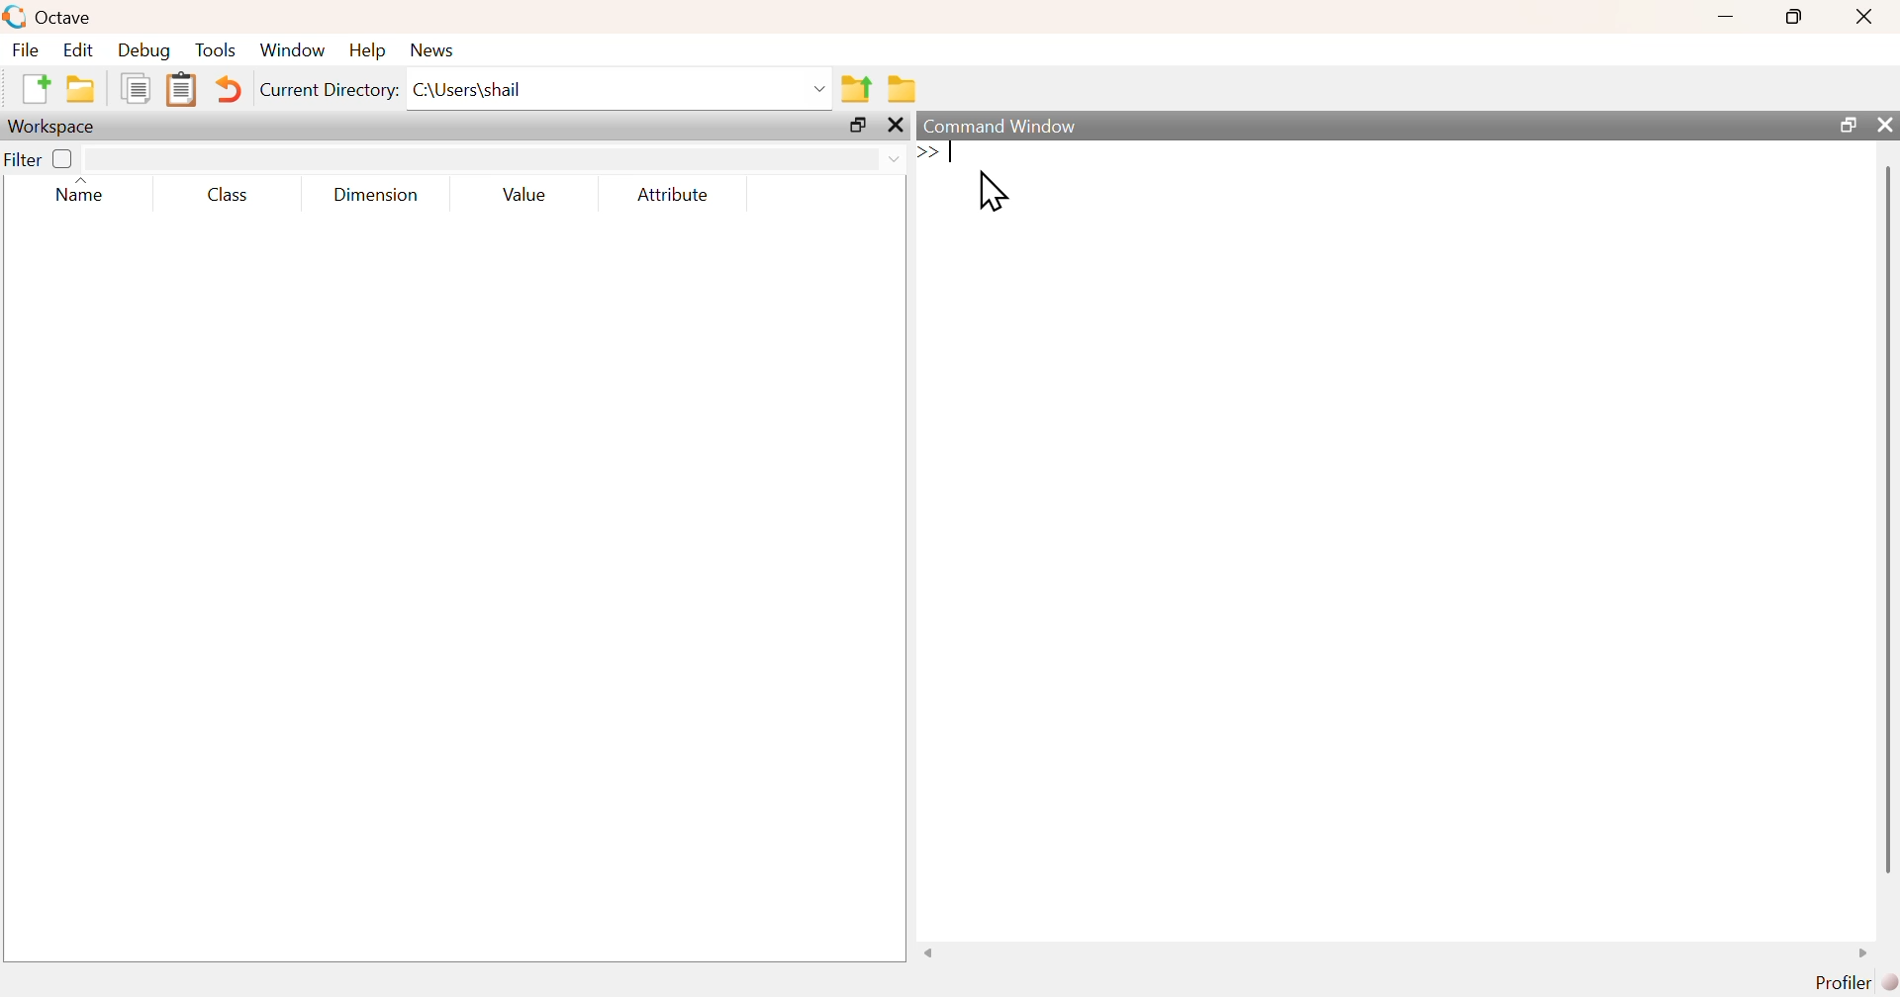 This screenshot has height=997, width=1900. Describe the element at coordinates (367, 49) in the screenshot. I see `Help` at that location.